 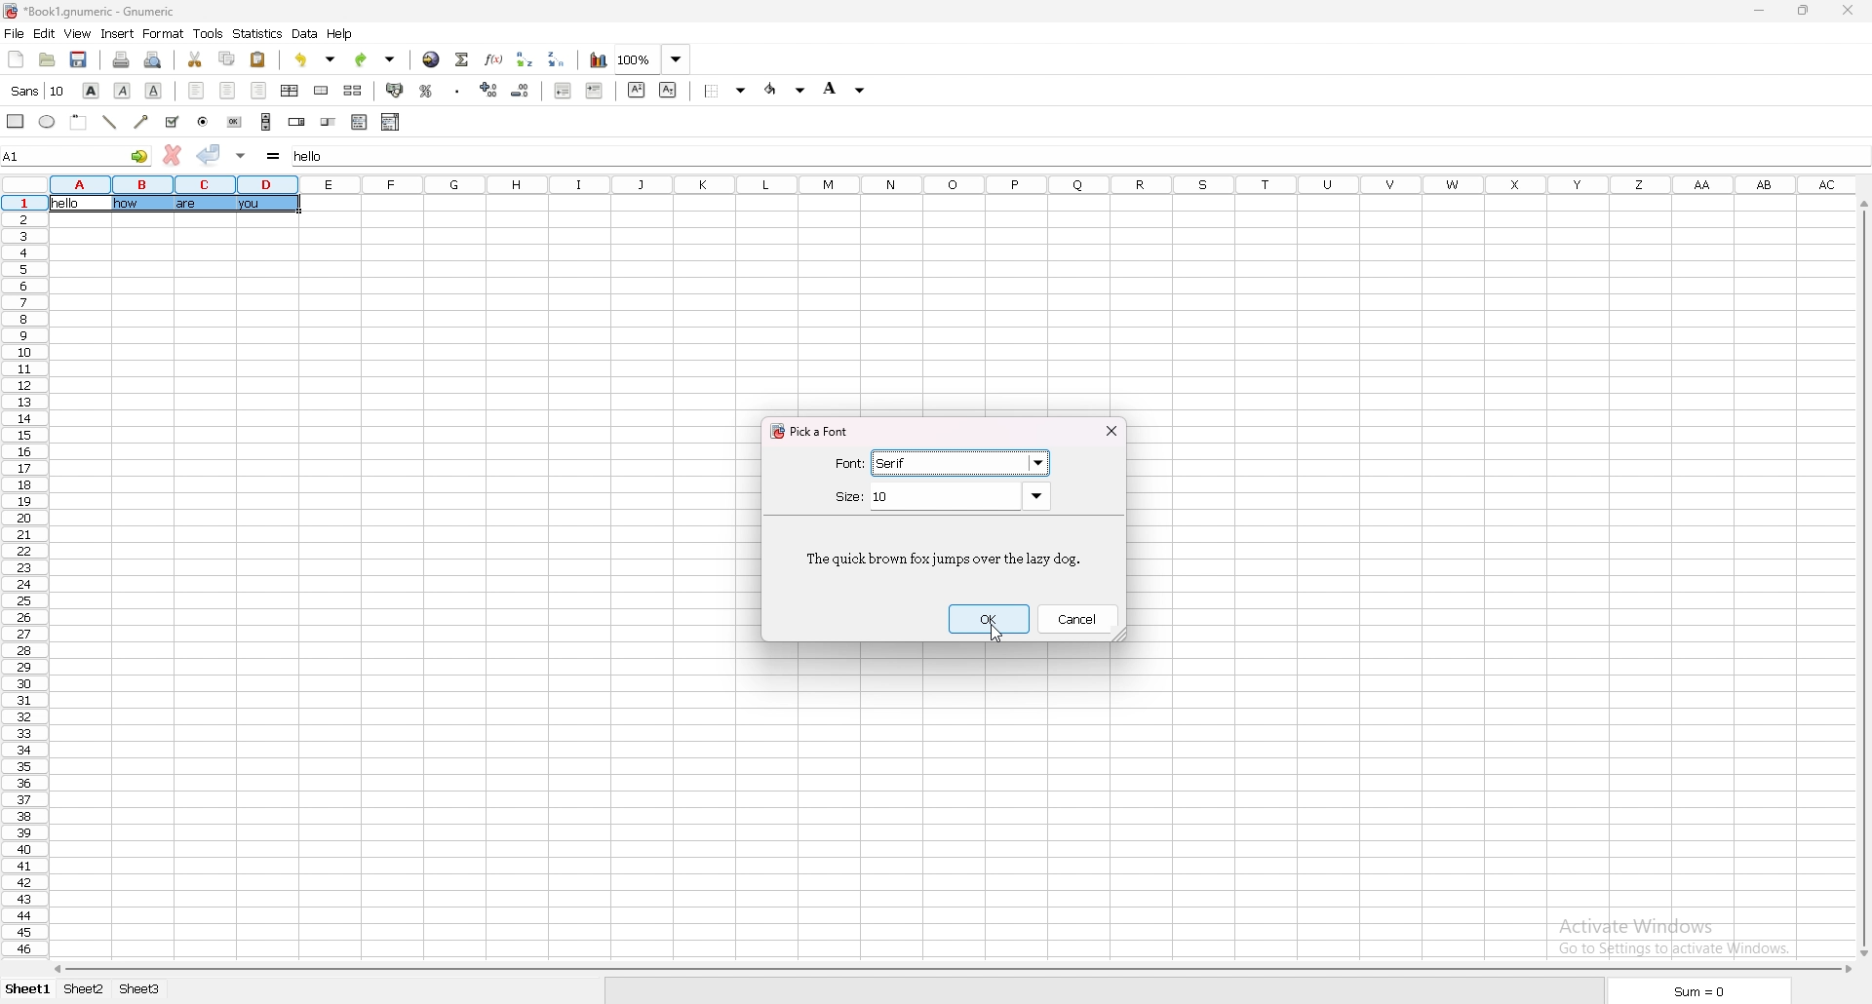 What do you see at coordinates (235, 121) in the screenshot?
I see `button` at bounding box center [235, 121].